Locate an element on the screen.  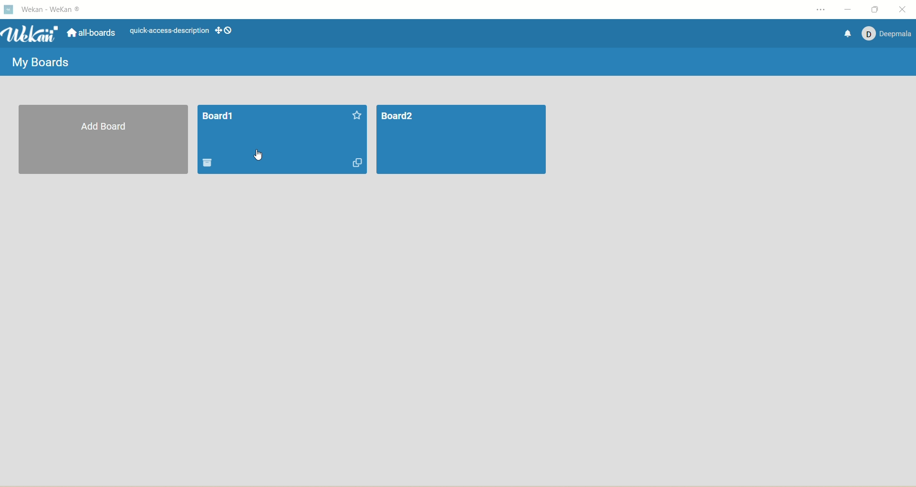
add board is located at coordinates (104, 141).